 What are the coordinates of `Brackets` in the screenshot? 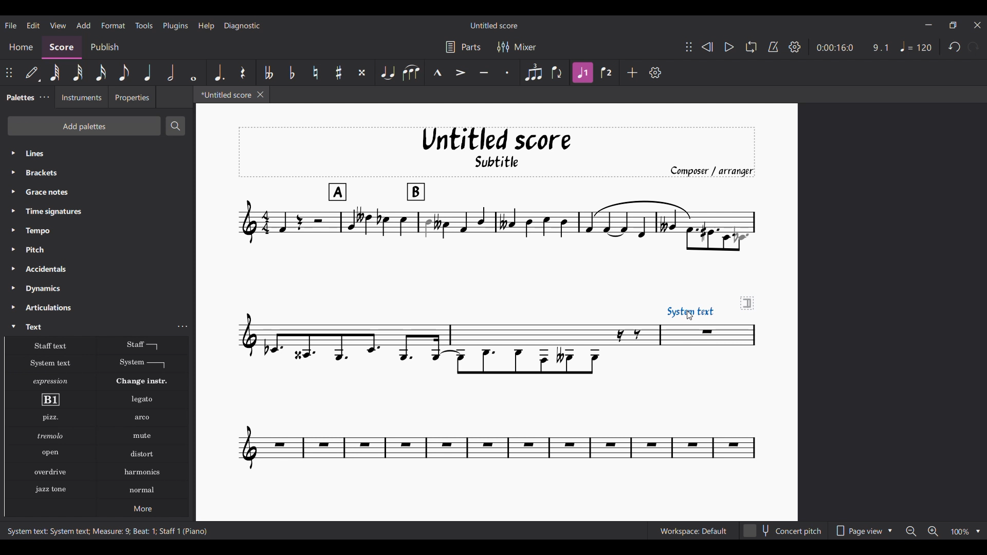 It's located at (97, 173).